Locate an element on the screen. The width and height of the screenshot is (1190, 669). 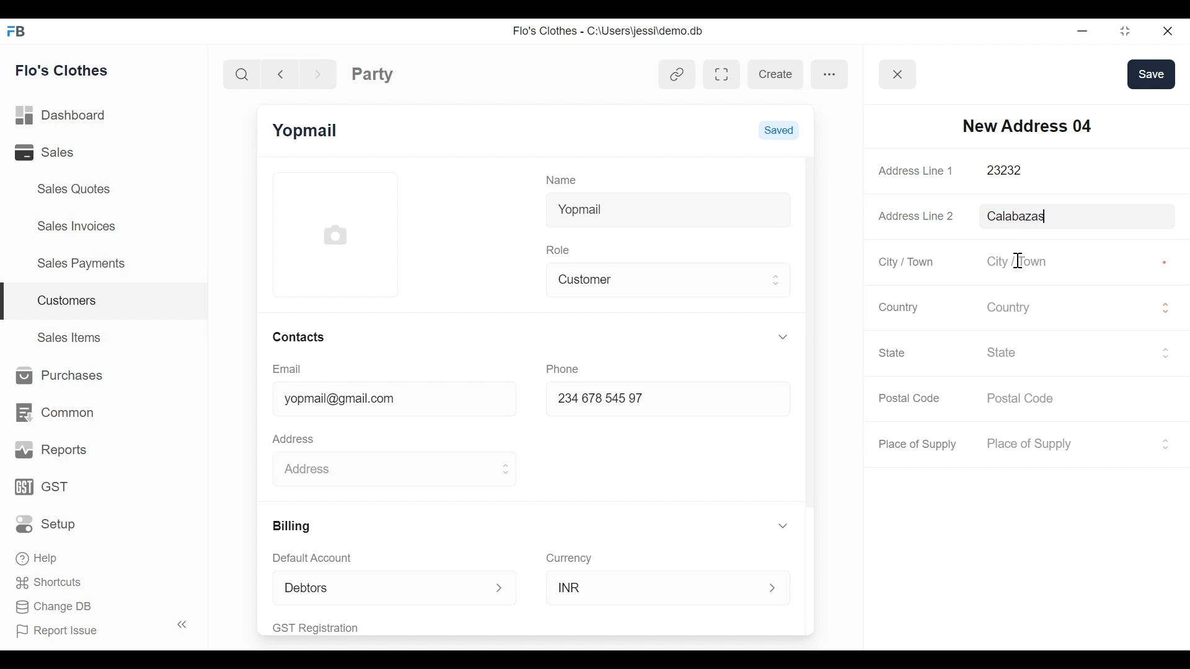
Common is located at coordinates (53, 413).